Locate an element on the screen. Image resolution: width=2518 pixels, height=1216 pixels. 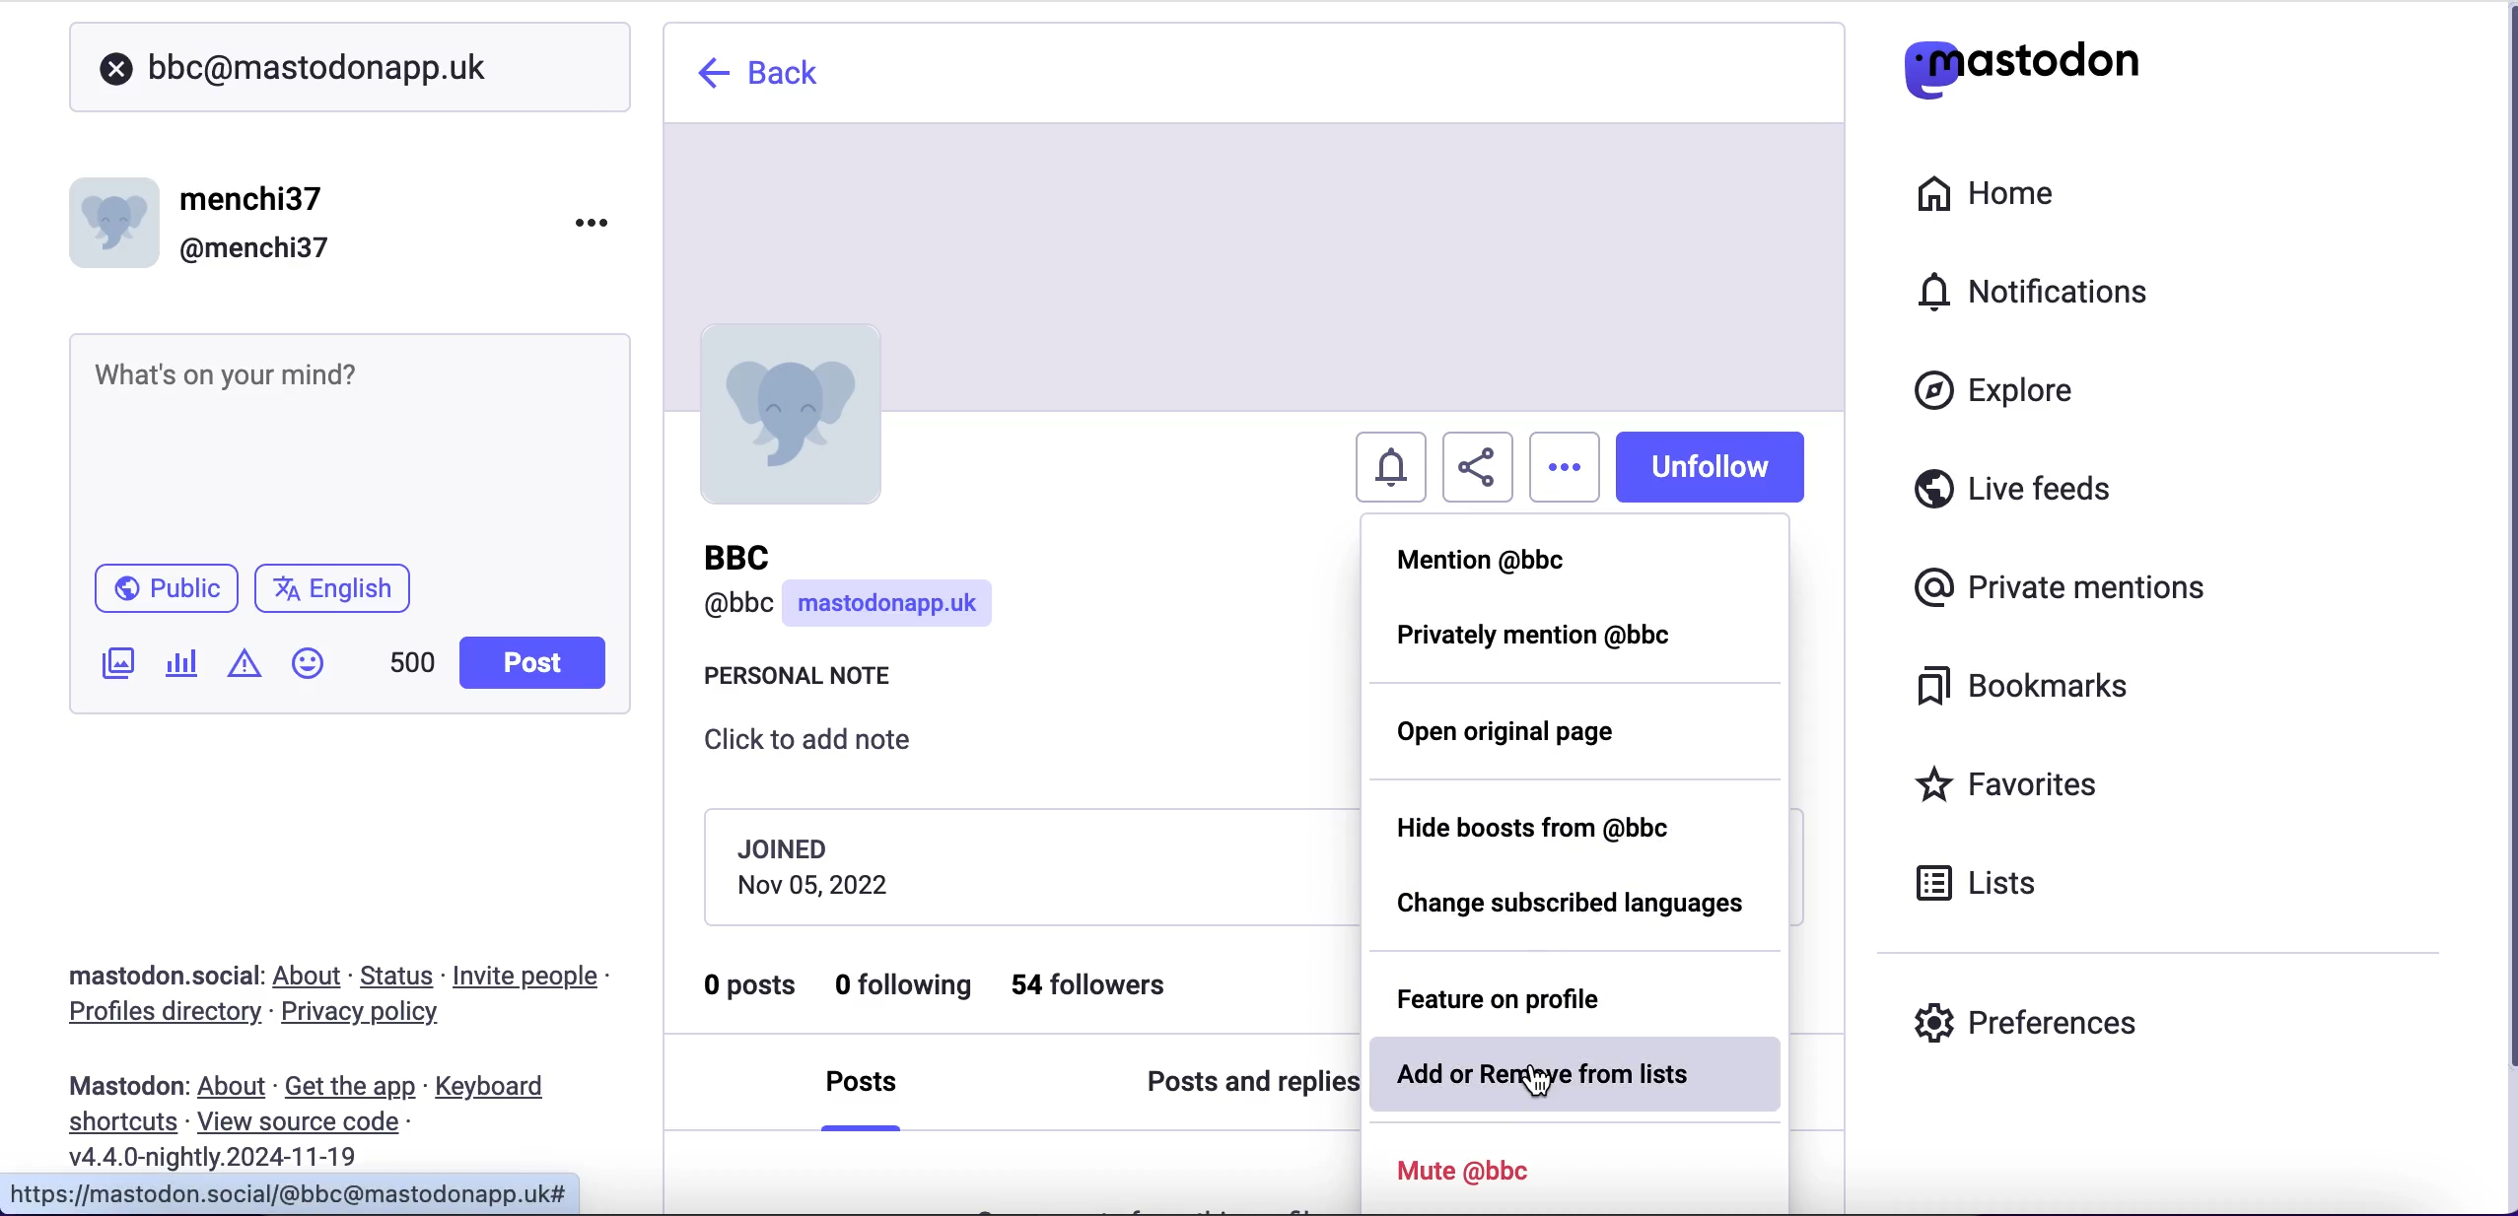
lists is located at coordinates (1988, 881).